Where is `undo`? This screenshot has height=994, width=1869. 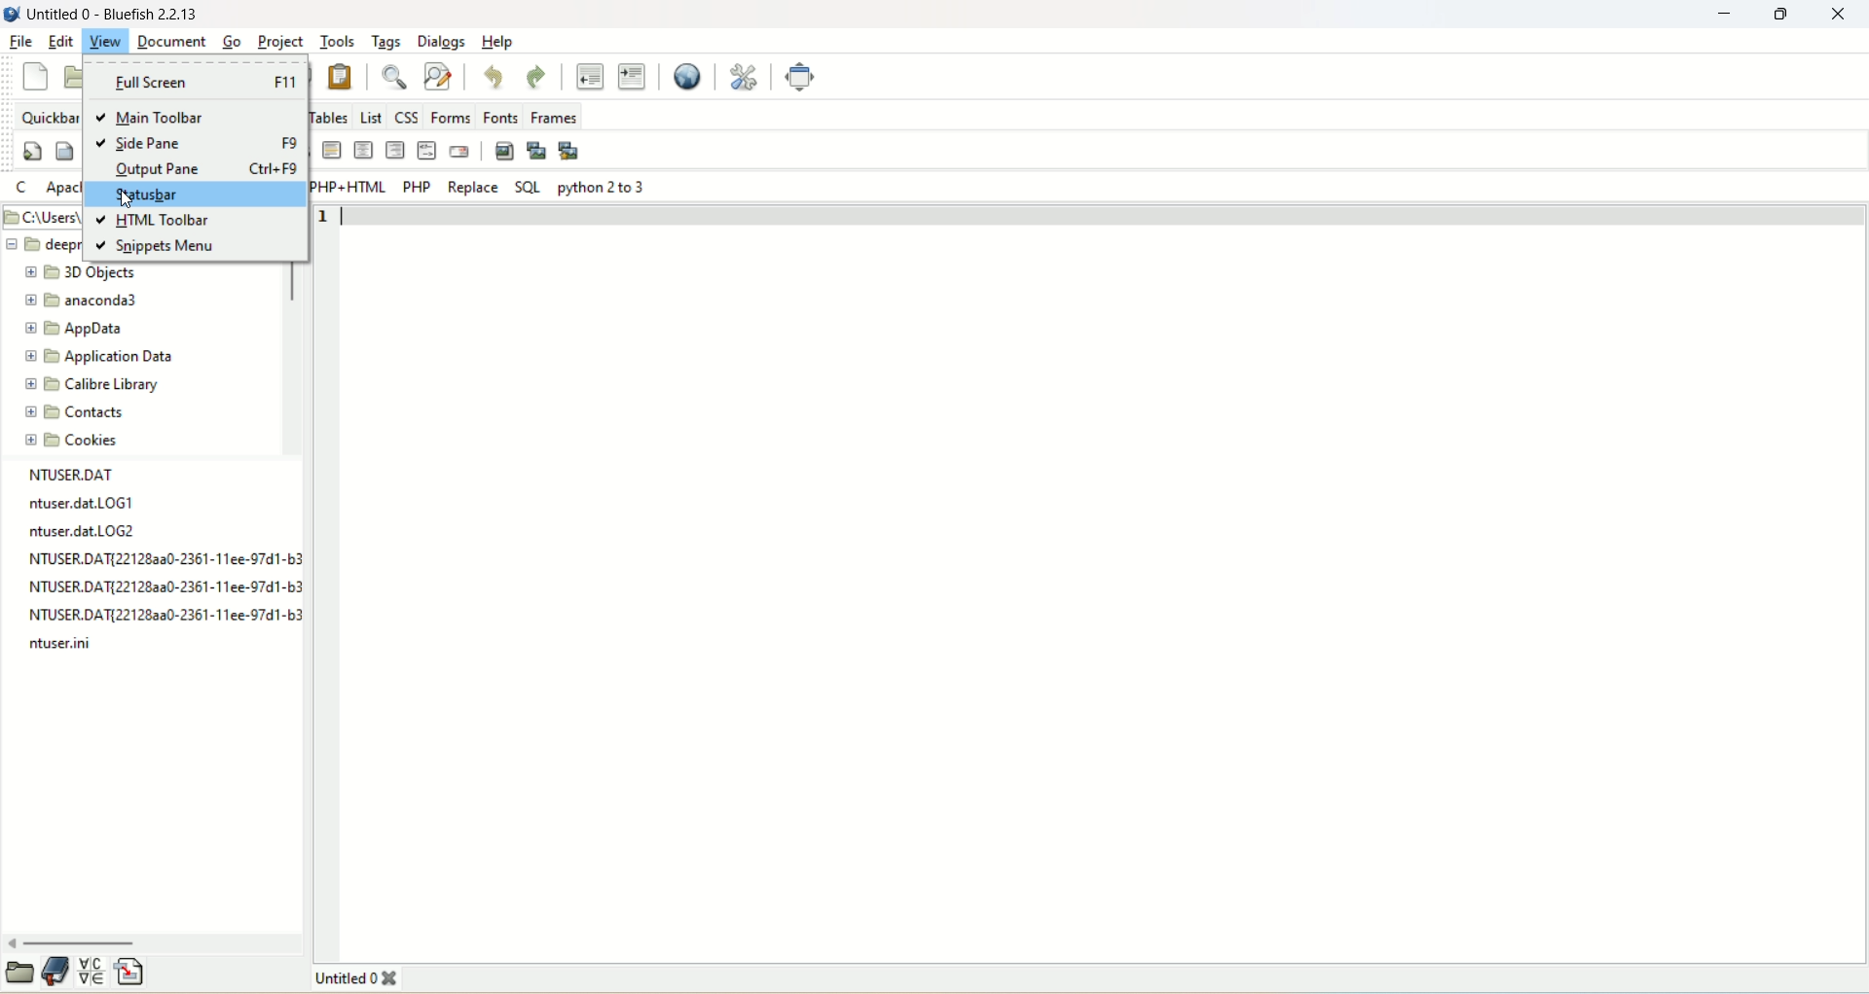
undo is located at coordinates (495, 76).